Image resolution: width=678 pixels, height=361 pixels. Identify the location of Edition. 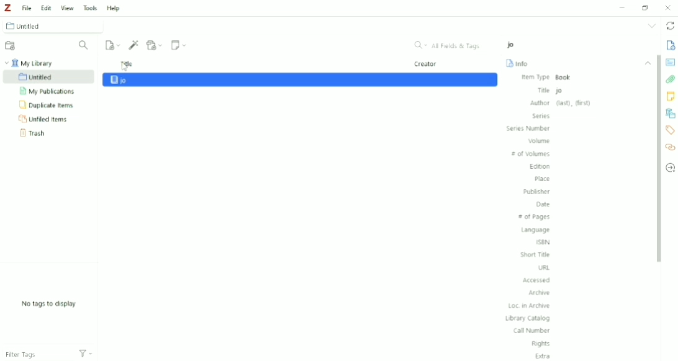
(540, 167).